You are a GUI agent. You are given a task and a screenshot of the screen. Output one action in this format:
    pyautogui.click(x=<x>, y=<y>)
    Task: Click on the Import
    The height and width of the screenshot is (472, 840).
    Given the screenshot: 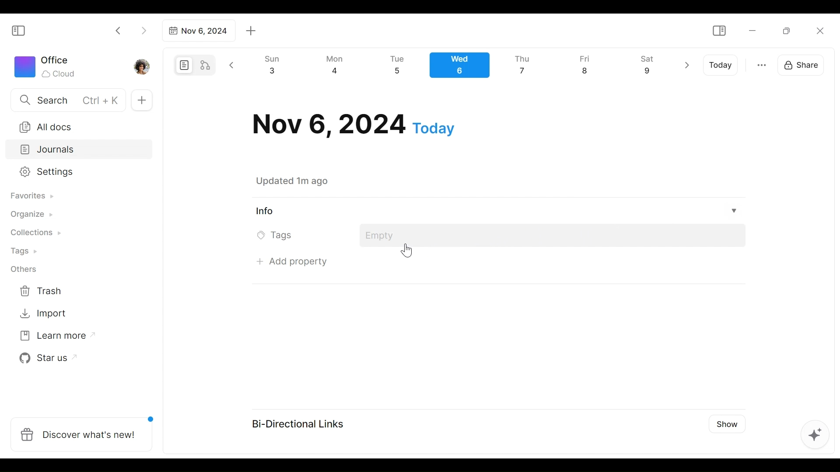 What is the action you would take?
    pyautogui.click(x=44, y=312)
    